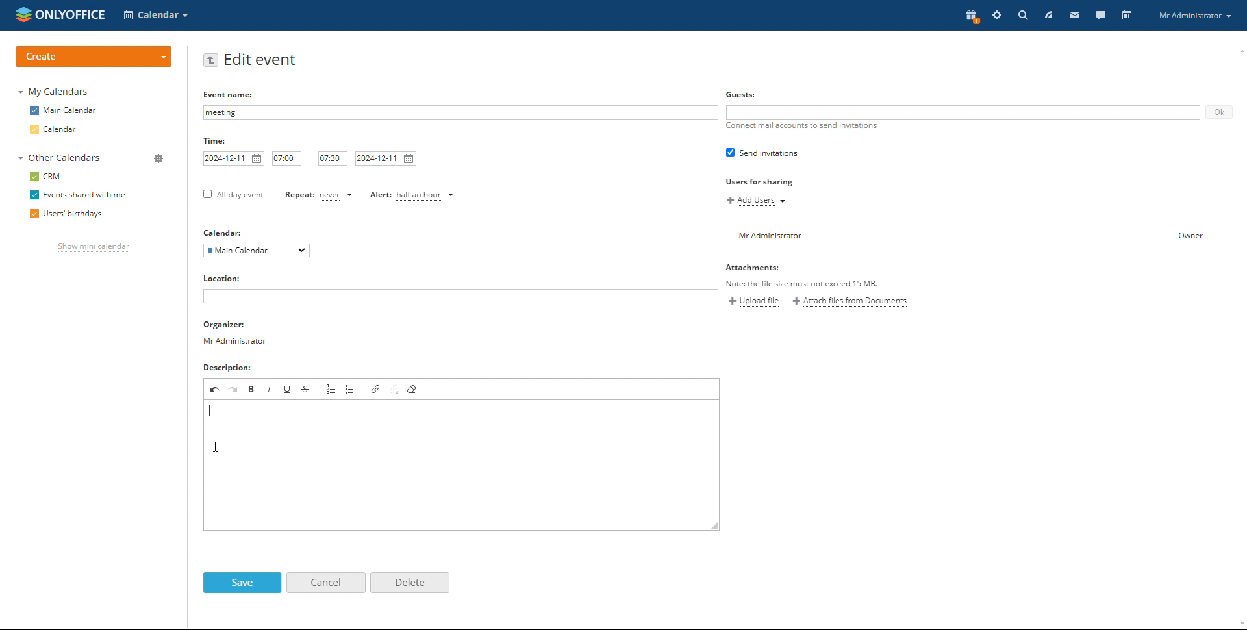  What do you see at coordinates (260, 60) in the screenshot?
I see `edit event` at bounding box center [260, 60].